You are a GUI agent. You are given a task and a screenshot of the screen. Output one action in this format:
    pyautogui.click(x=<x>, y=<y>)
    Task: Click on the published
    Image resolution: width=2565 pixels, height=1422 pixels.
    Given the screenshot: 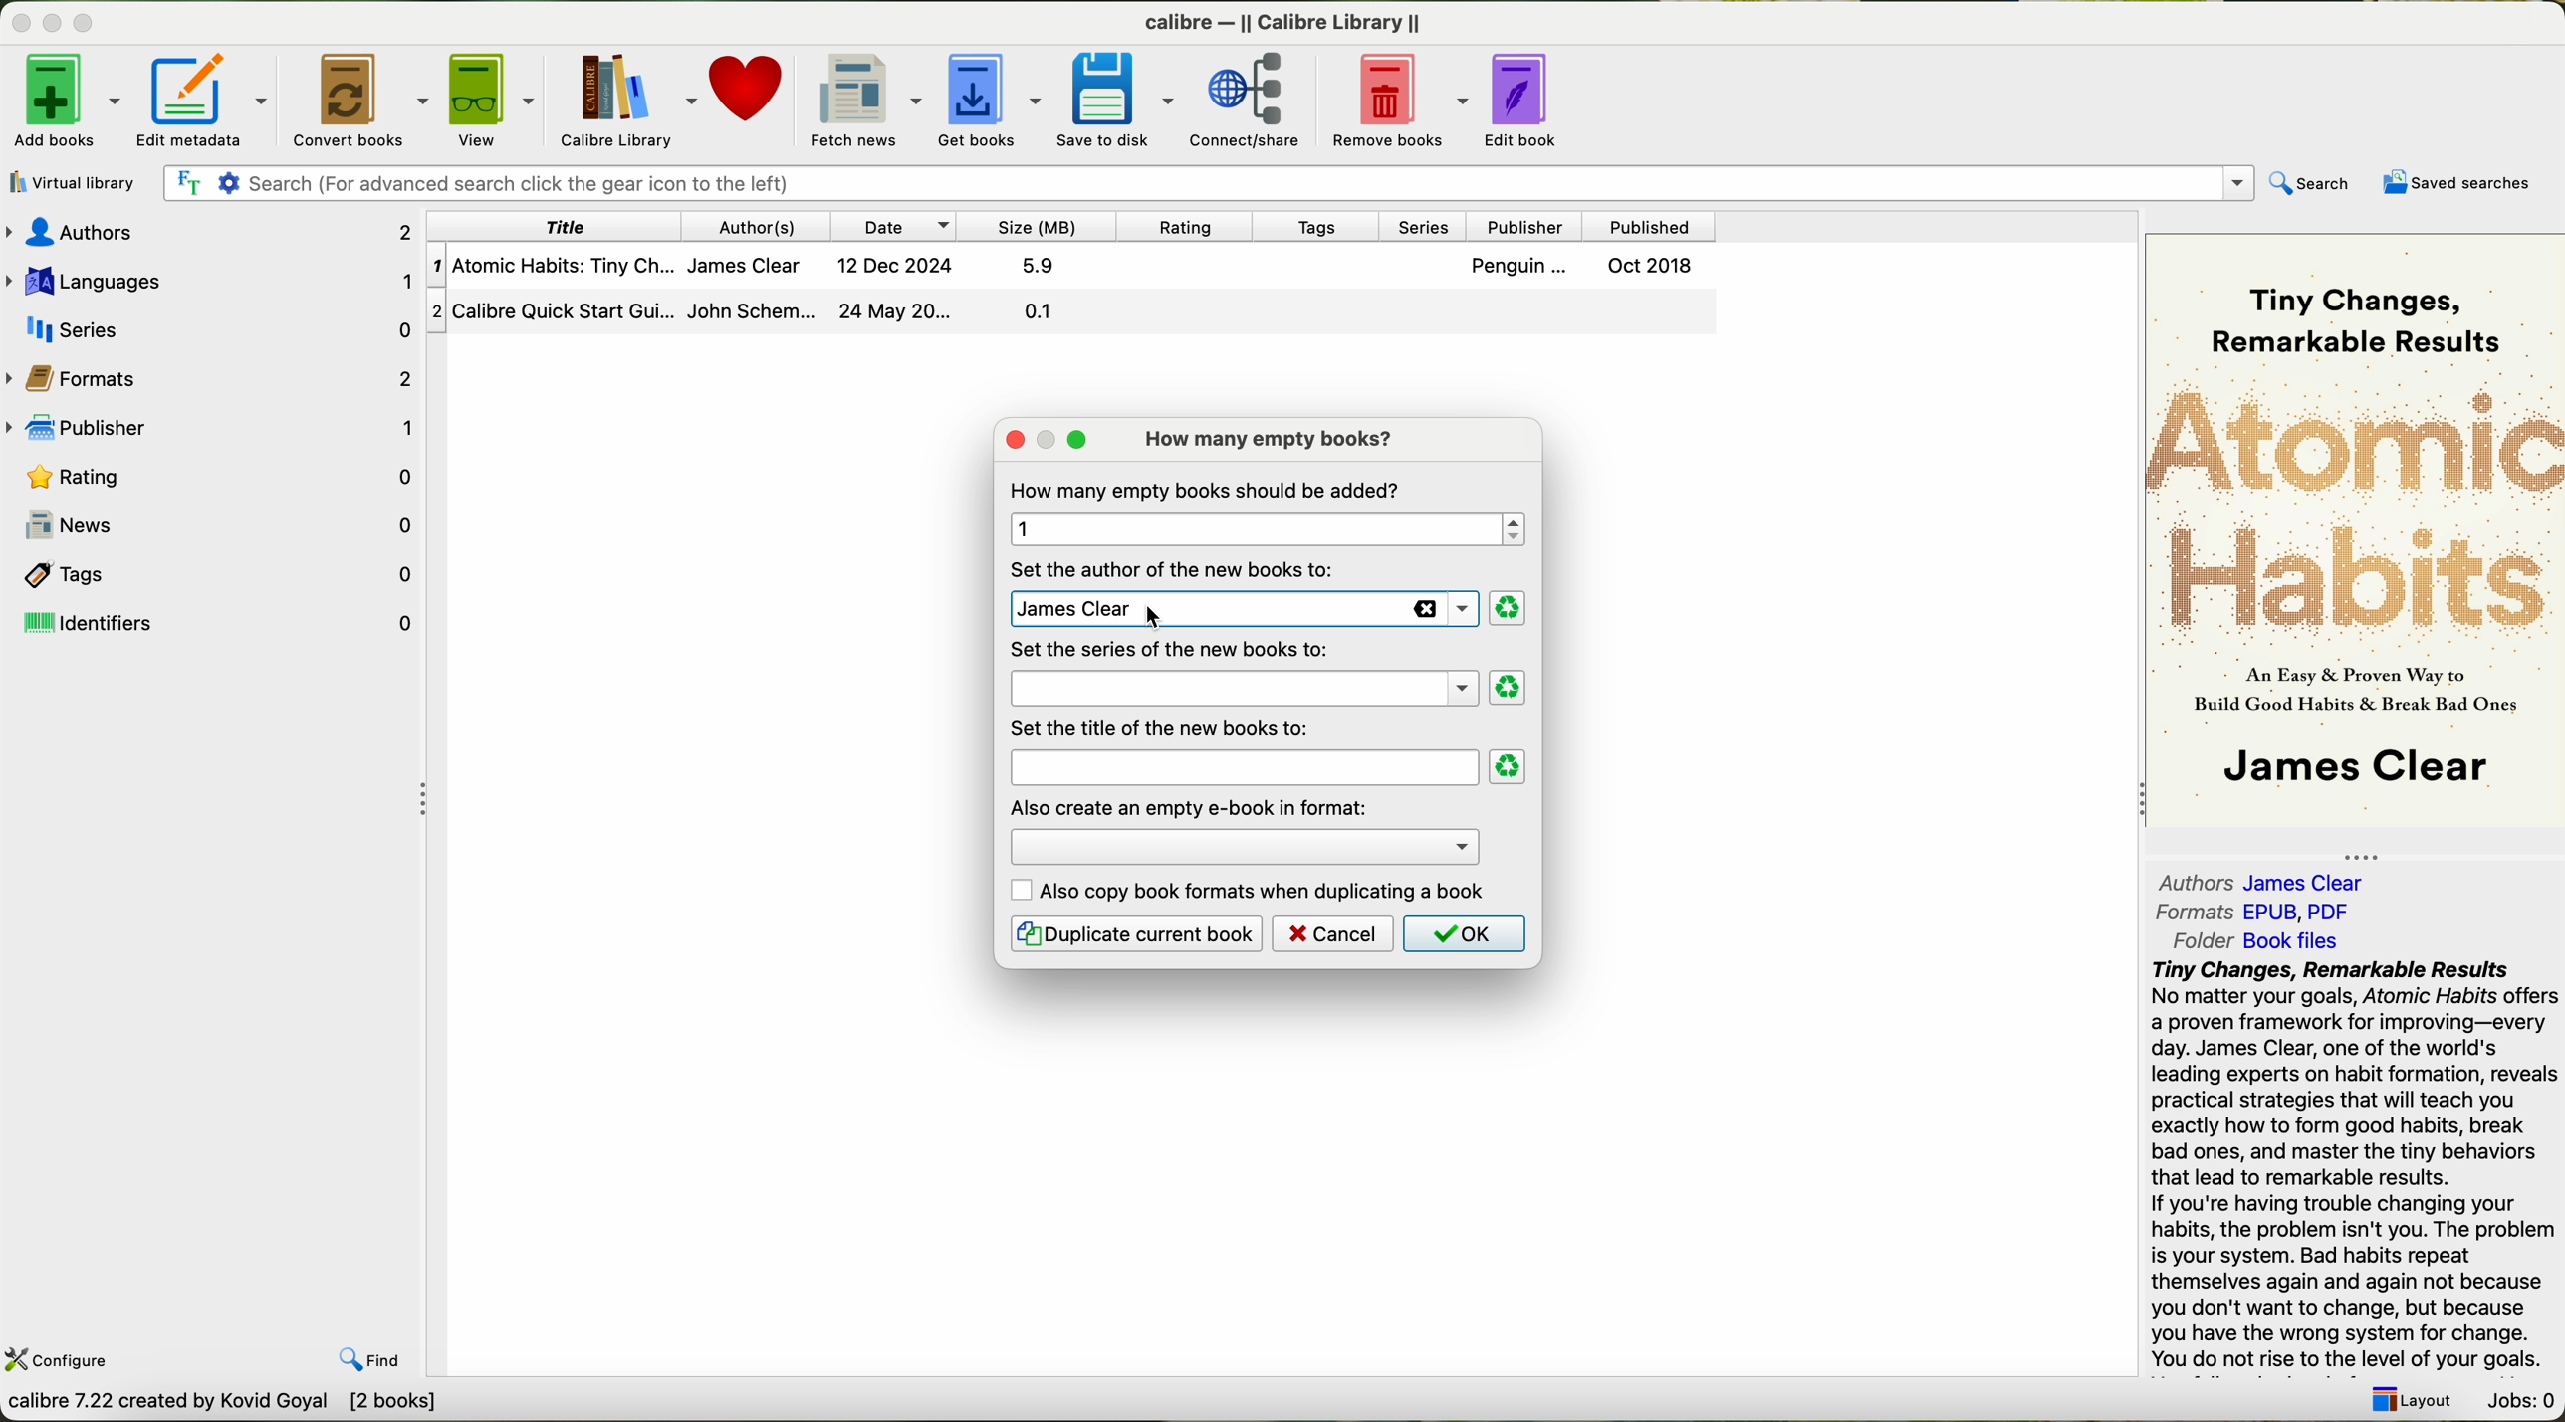 What is the action you would take?
    pyautogui.click(x=1654, y=223)
    